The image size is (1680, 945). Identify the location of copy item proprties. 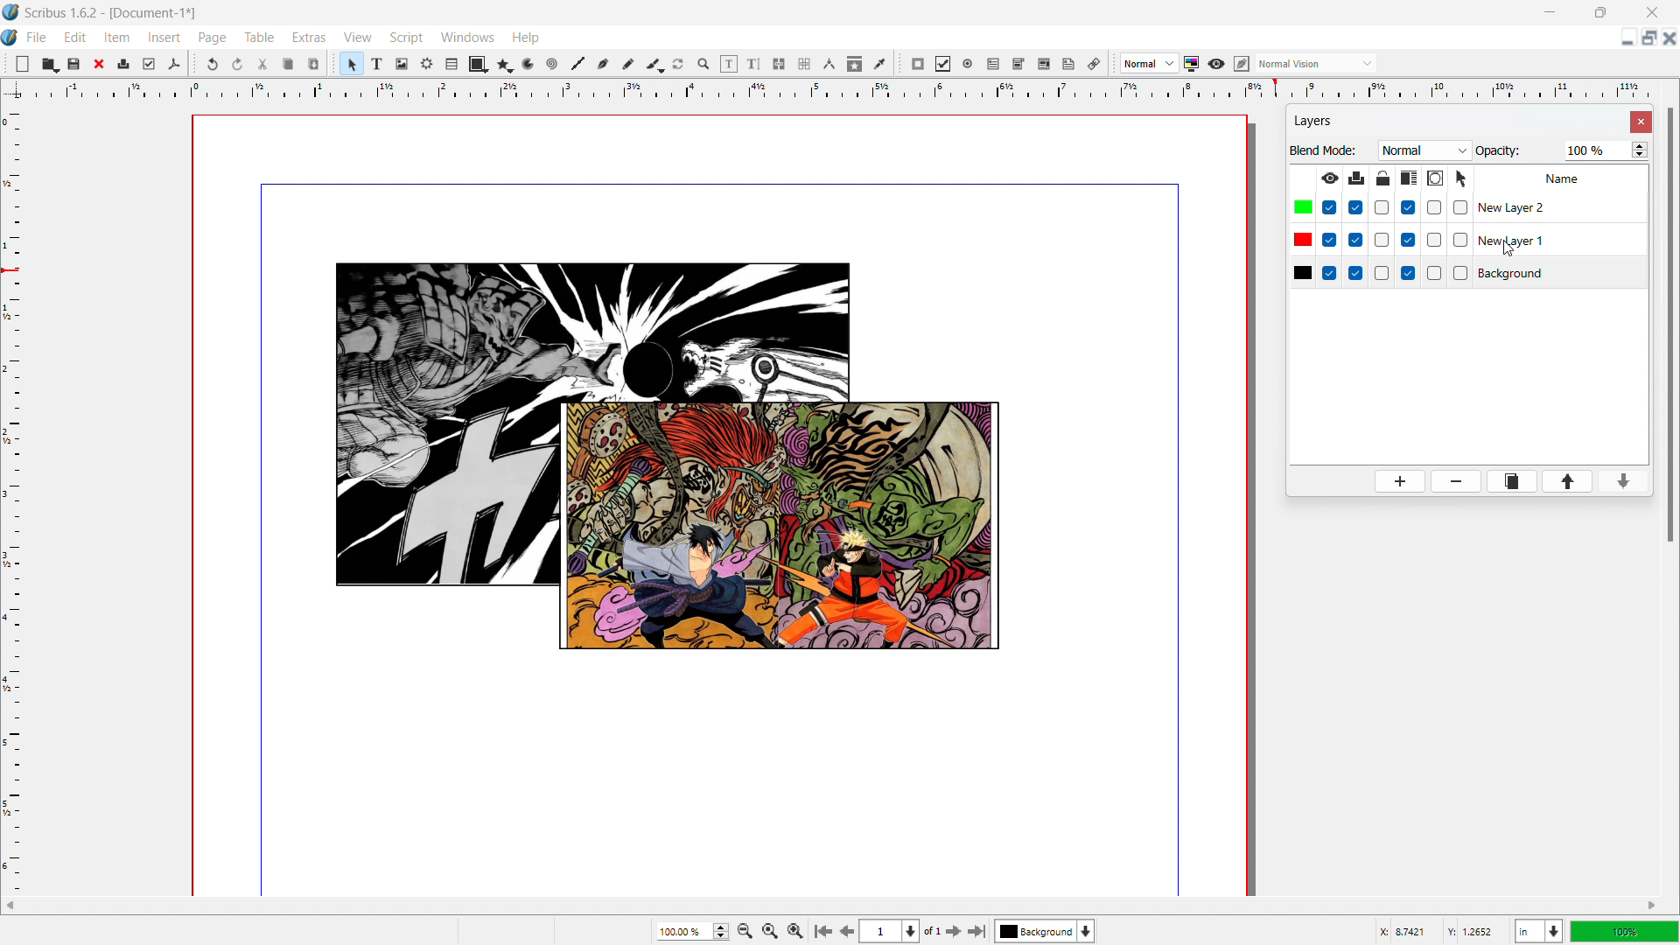
(855, 63).